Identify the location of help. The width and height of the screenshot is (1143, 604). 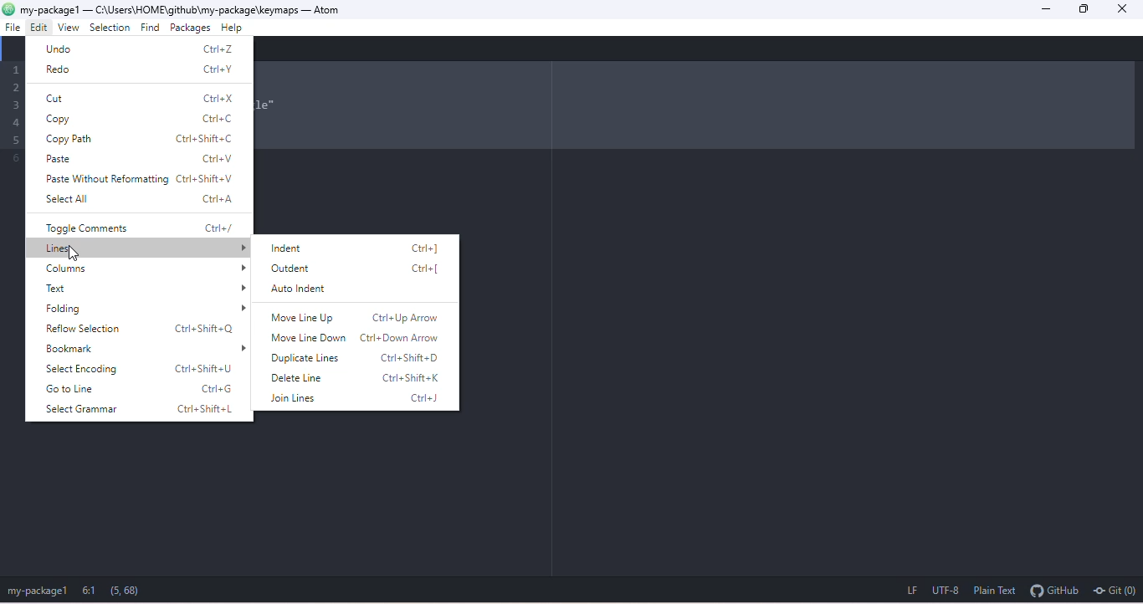
(238, 25).